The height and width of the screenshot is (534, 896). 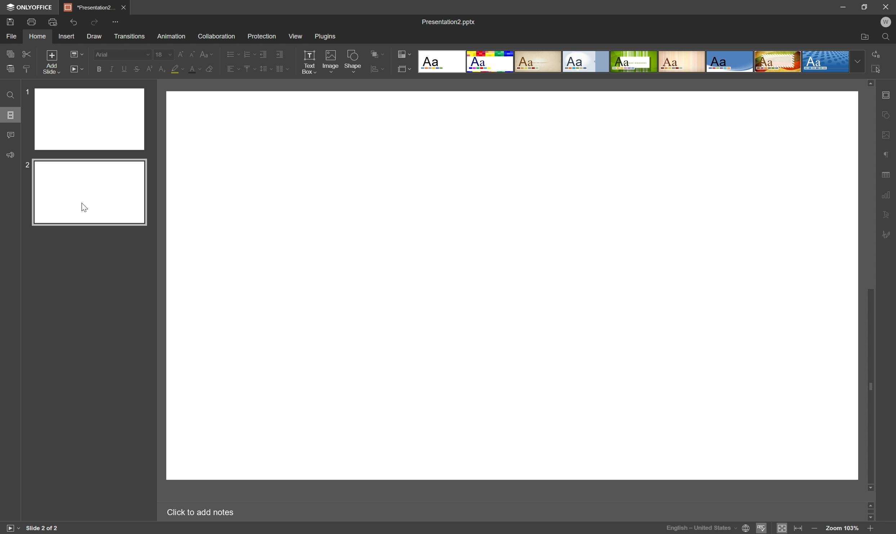 I want to click on Arrange shape, so click(x=379, y=69).